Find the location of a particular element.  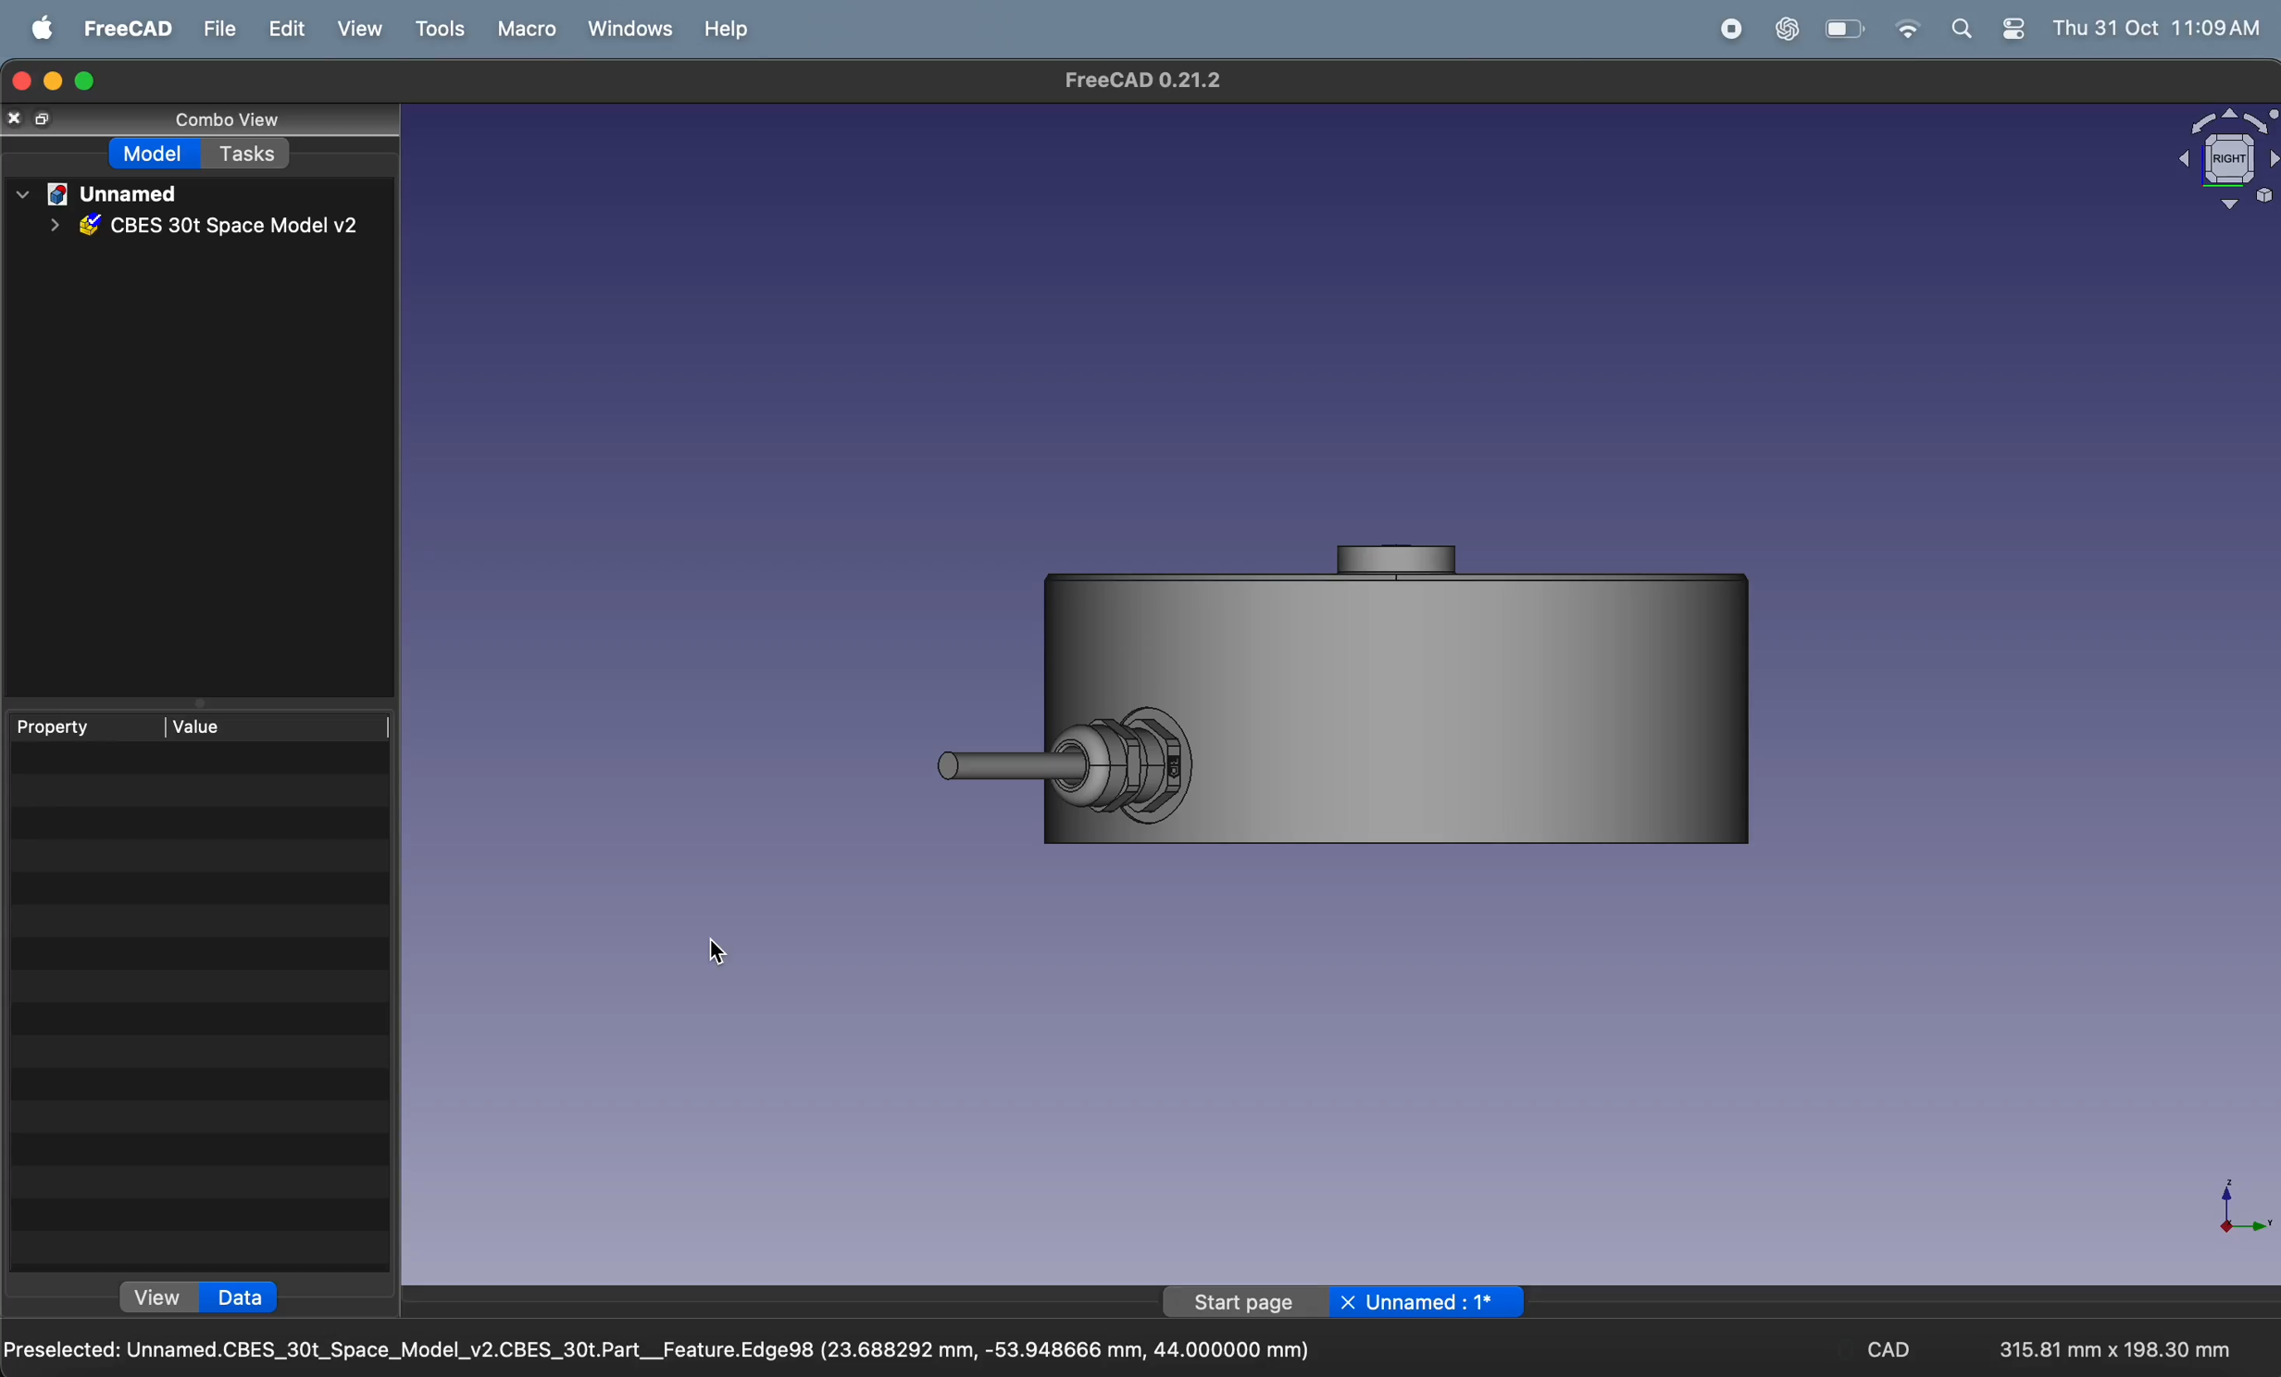

cursor is located at coordinates (707, 958).